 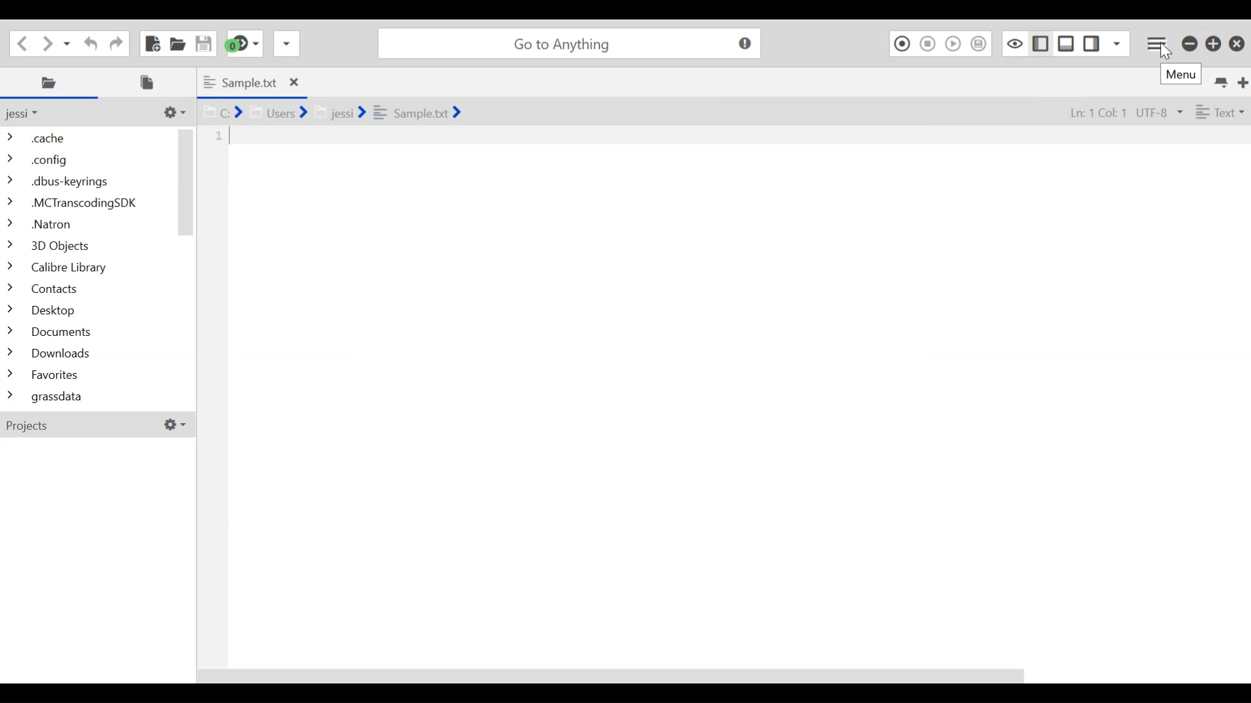 I want to click on Text Entry Pane, so click(x=725, y=396).